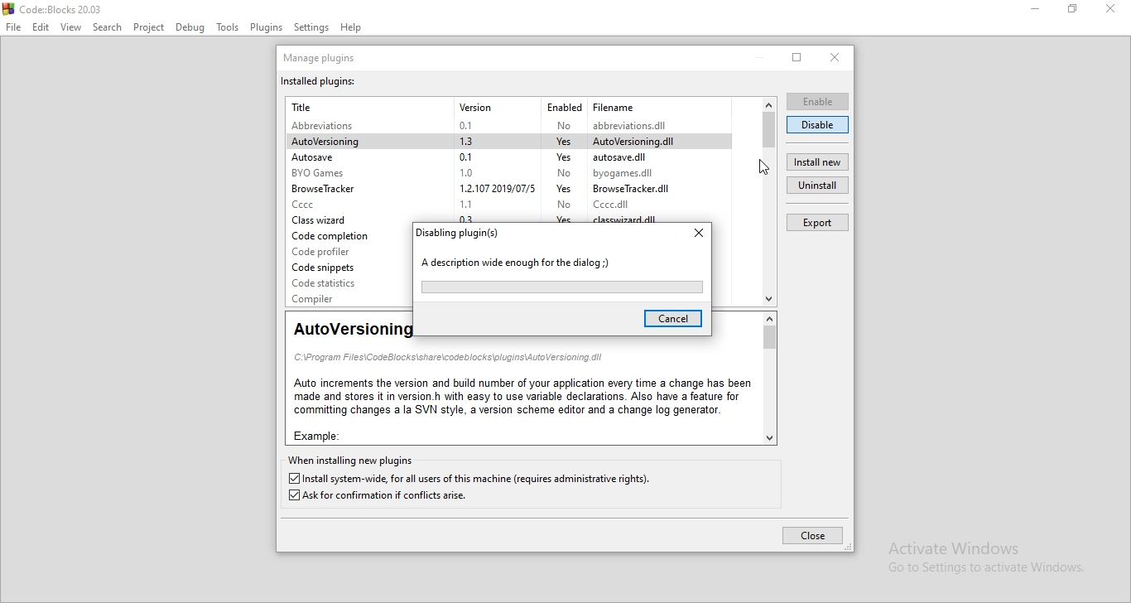 This screenshot has width=1131, height=603. What do you see at coordinates (12, 27) in the screenshot?
I see `File` at bounding box center [12, 27].